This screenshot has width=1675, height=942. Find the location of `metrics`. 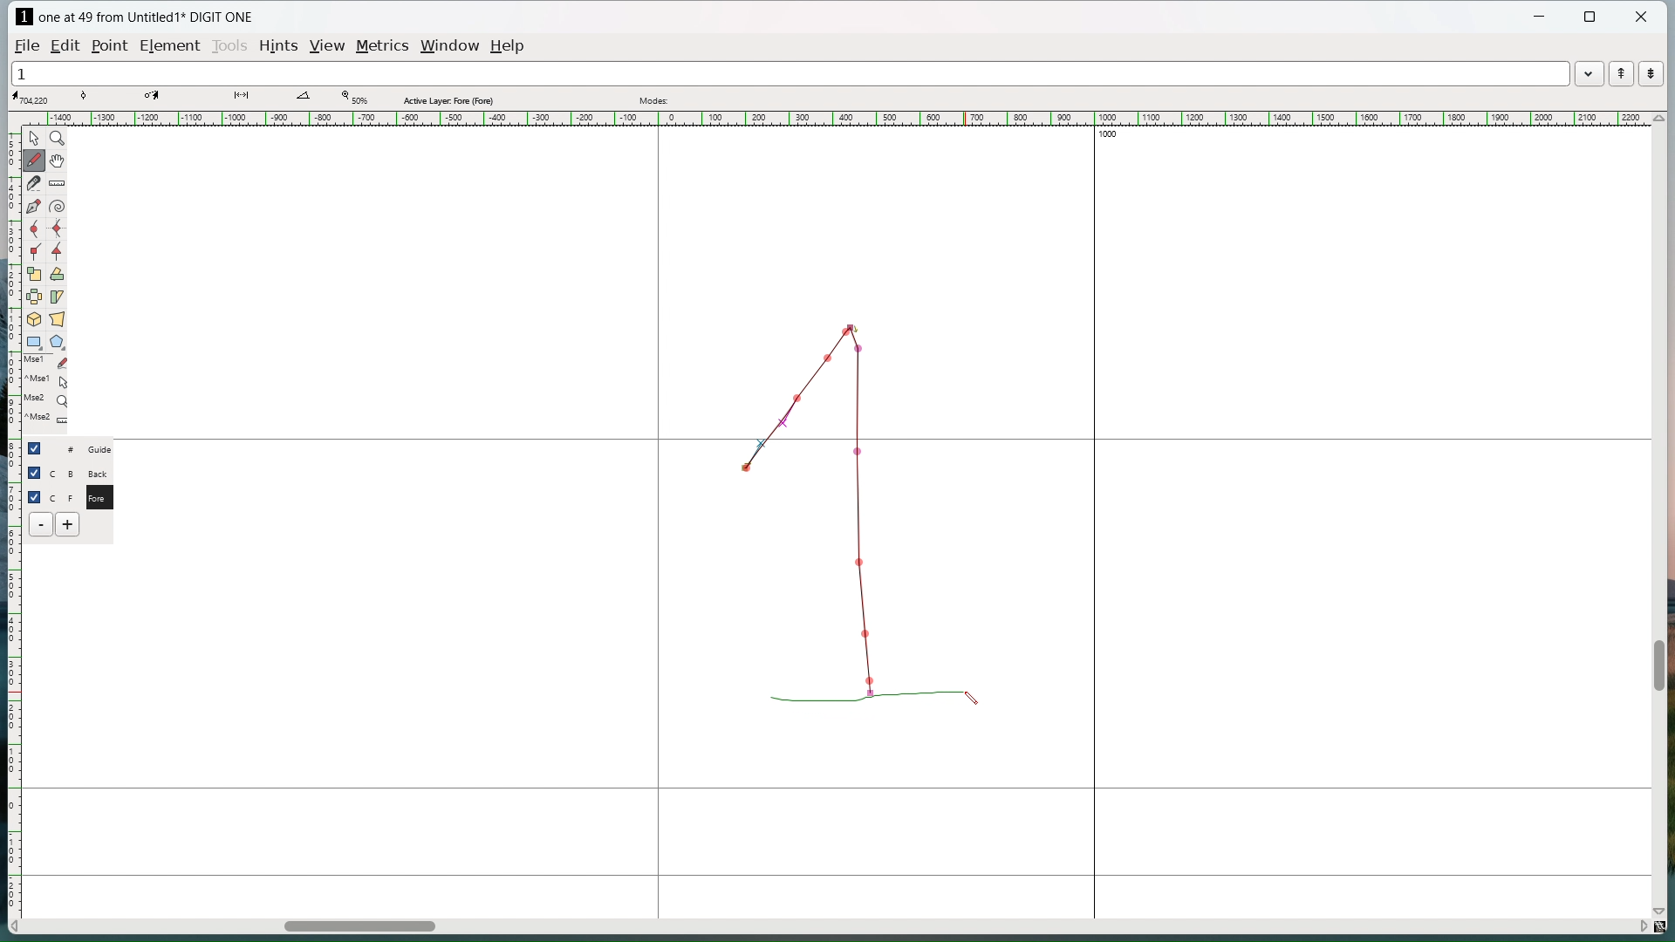

metrics is located at coordinates (385, 47).